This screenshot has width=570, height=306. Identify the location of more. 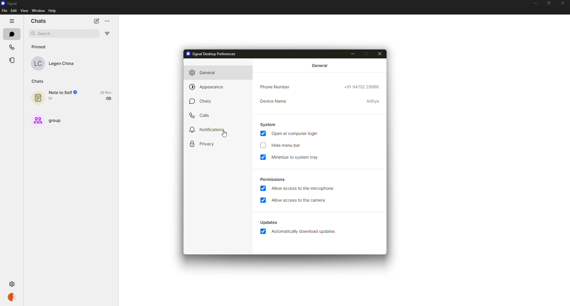
(108, 21).